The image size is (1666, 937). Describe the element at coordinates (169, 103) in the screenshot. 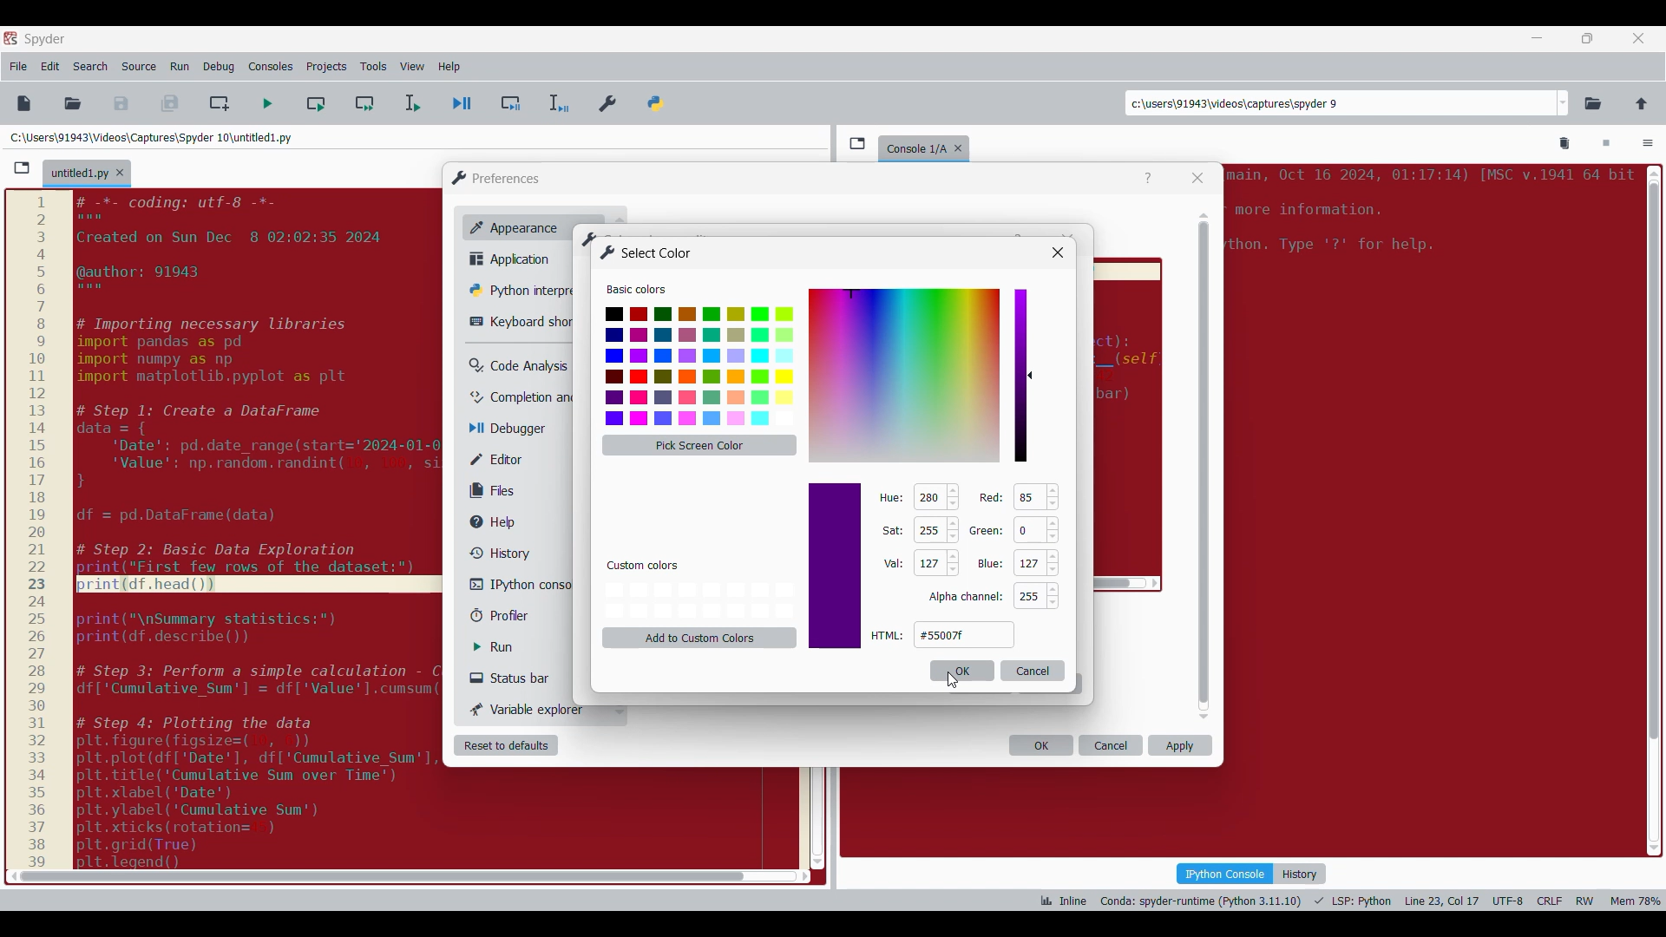

I see `Save all files` at that location.